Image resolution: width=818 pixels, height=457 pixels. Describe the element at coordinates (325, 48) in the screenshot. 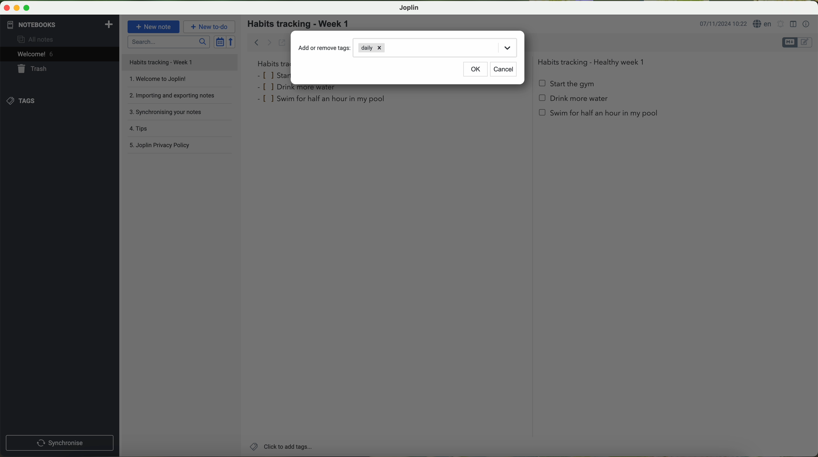

I see `add or remove tags` at that location.